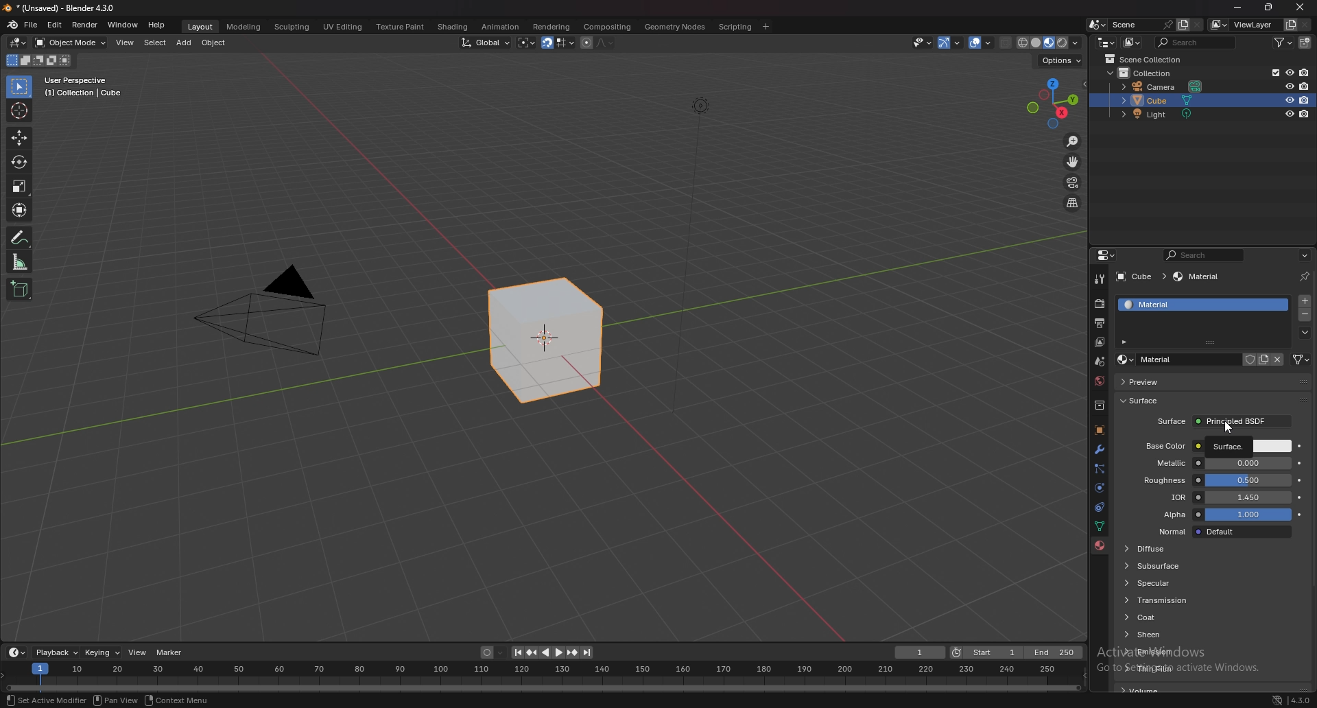 This screenshot has height=708, width=1317. I want to click on tool, so click(1100, 279).